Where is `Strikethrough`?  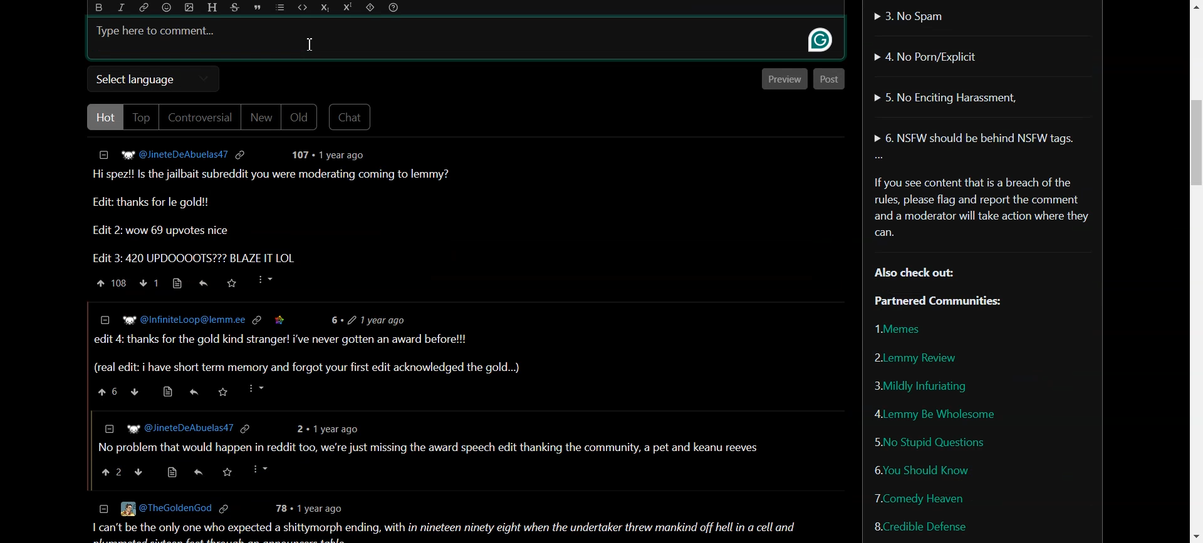
Strikethrough is located at coordinates (235, 8).